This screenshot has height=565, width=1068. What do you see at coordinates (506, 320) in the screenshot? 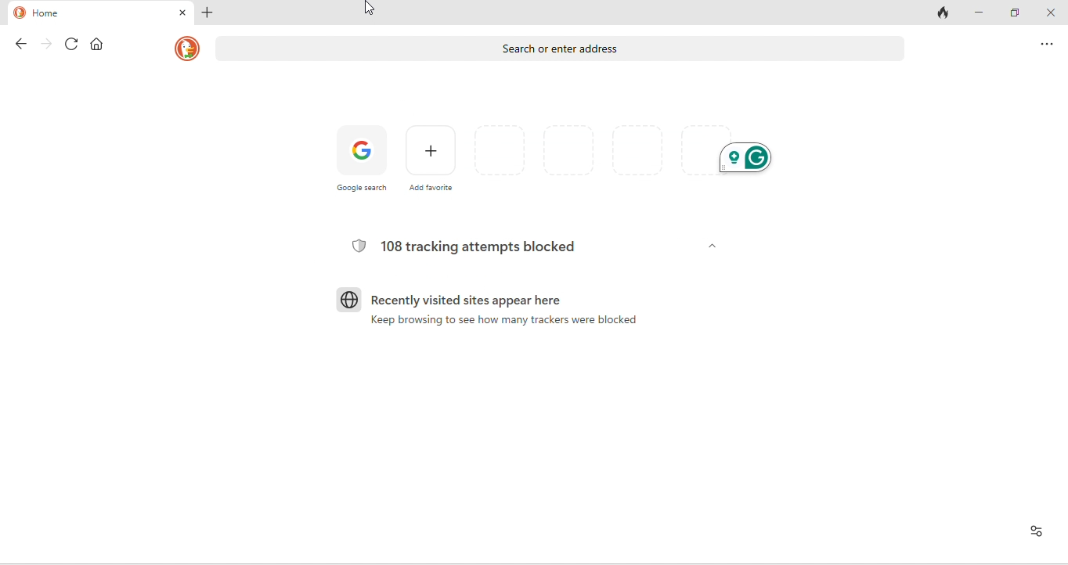
I see `Keep browsing to see how many trackers were blocked` at bounding box center [506, 320].